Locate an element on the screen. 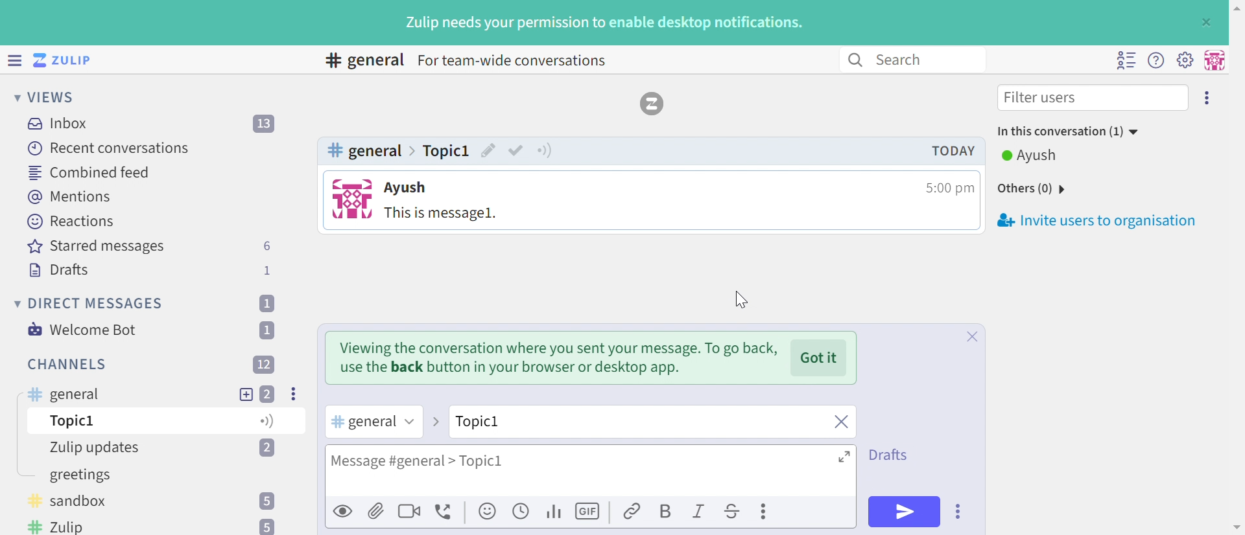 Image resolution: width=1245 pixels, height=535 pixels. Invite users to organisation is located at coordinates (1208, 97).